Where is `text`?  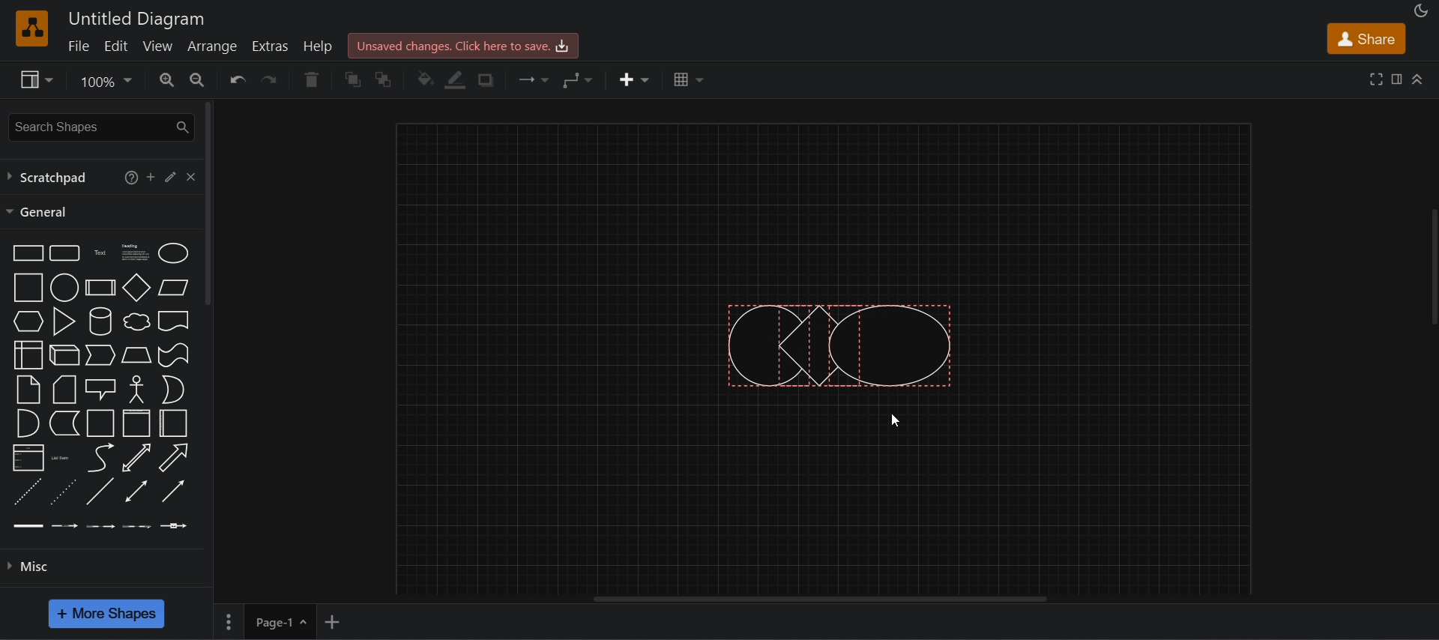
text is located at coordinates (101, 252).